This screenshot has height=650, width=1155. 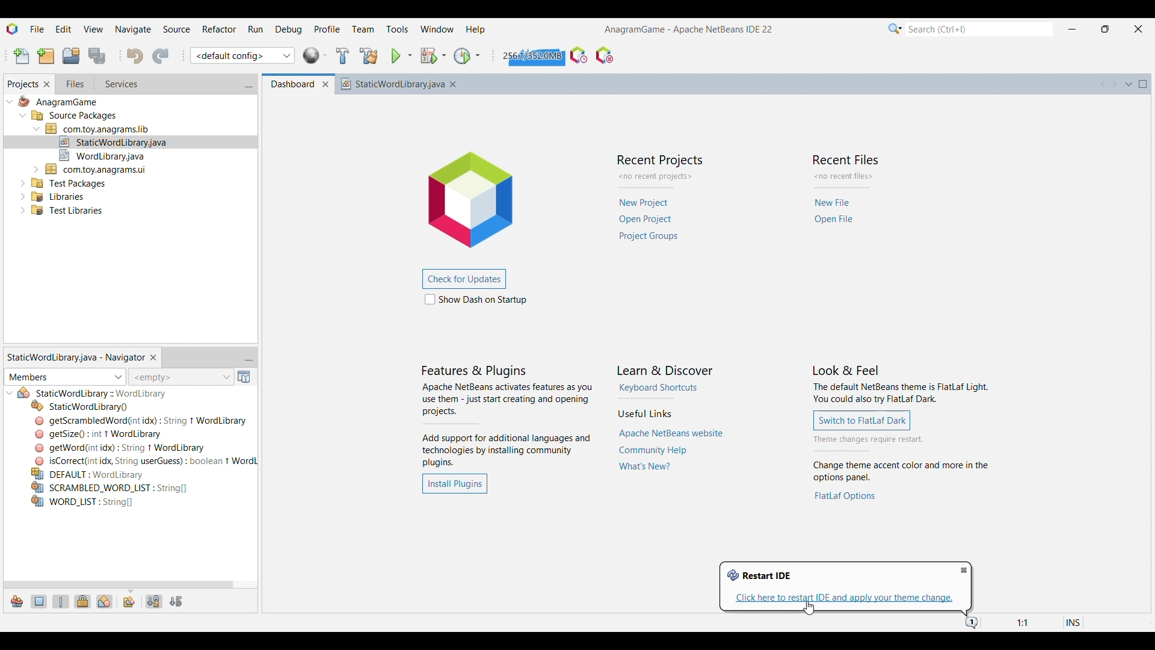 What do you see at coordinates (256, 29) in the screenshot?
I see `Run menu` at bounding box center [256, 29].